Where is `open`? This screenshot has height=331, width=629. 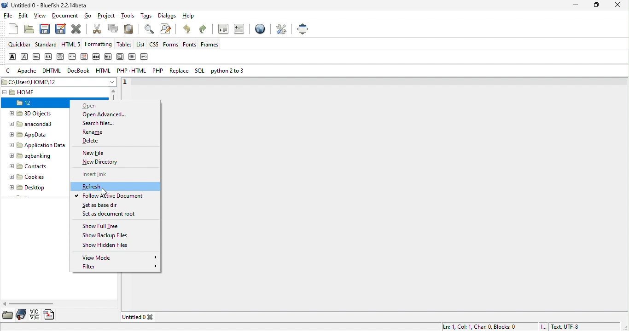 open is located at coordinates (28, 29).